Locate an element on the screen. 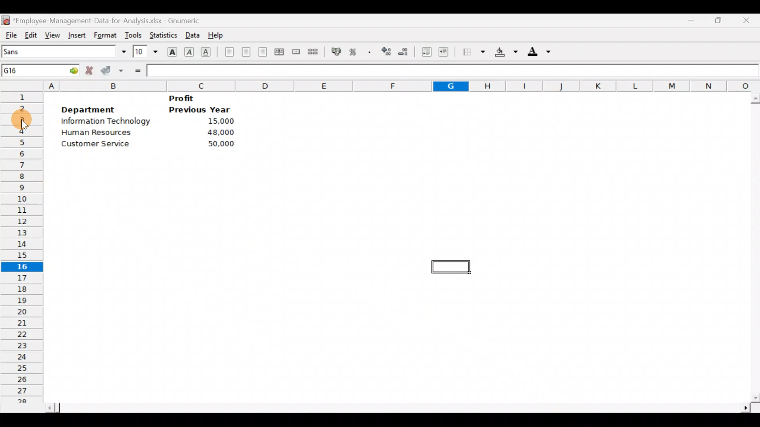 The width and height of the screenshot is (760, 427). 15,000 is located at coordinates (219, 120).